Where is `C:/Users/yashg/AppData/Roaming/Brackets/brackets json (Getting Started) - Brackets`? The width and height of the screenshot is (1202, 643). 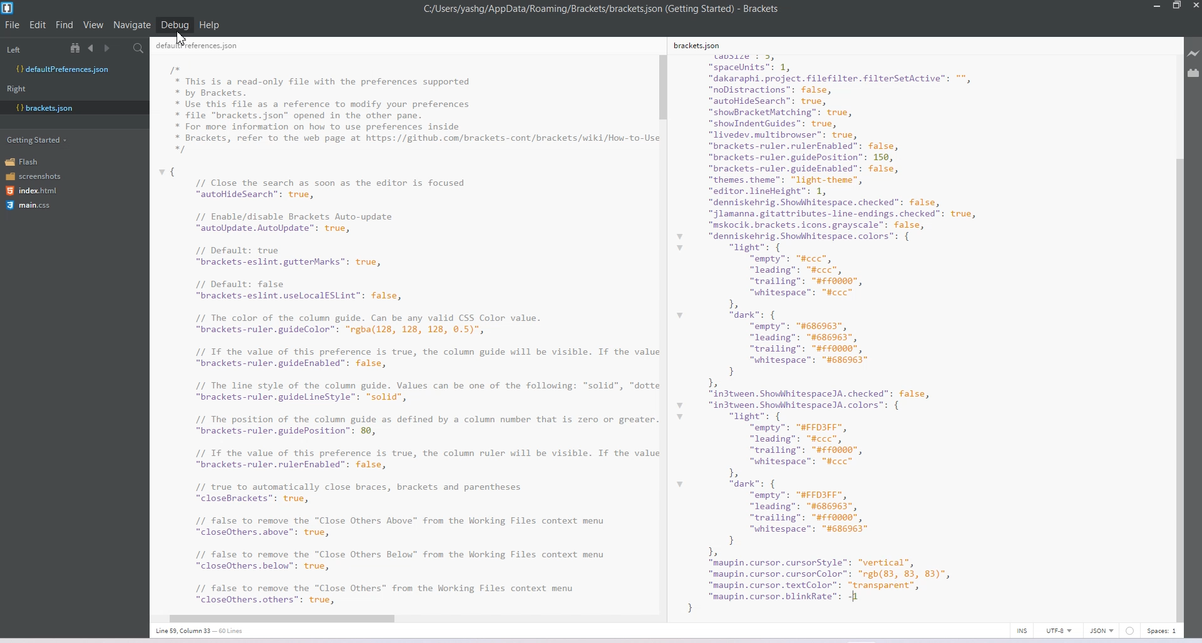 C:/Users/yashg/AppData/Roaming/Brackets/brackets json (Getting Started) - Brackets is located at coordinates (602, 9).